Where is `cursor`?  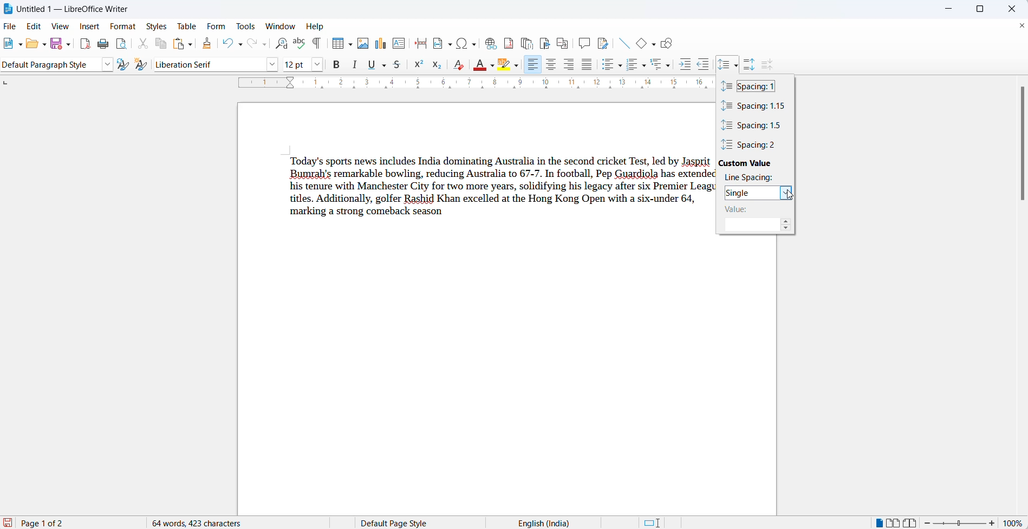 cursor is located at coordinates (737, 61).